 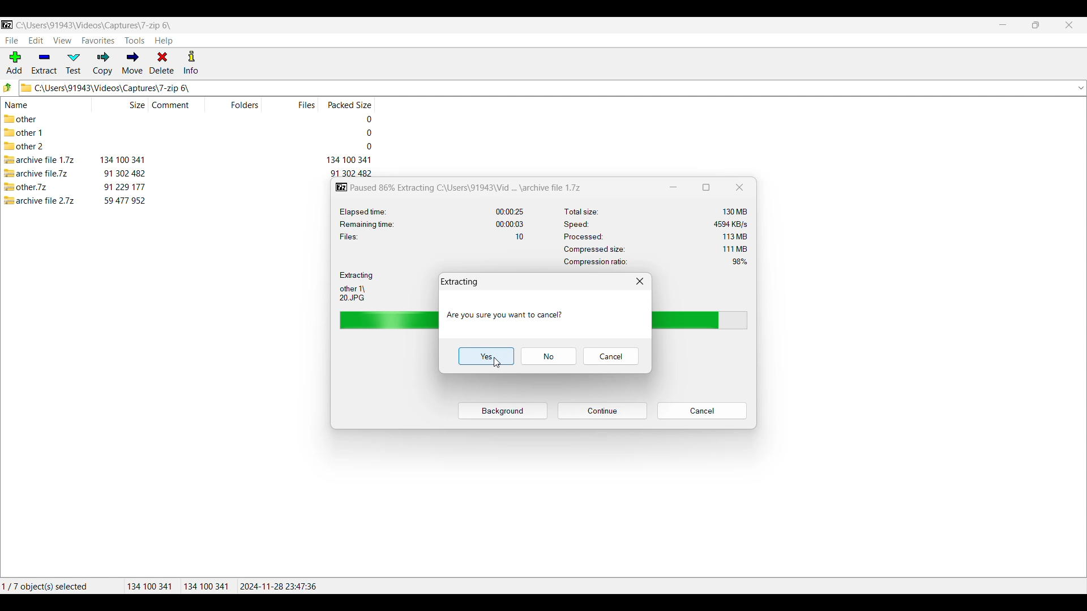 What do you see at coordinates (1080, 88) in the screenshot?
I see `dropdown` at bounding box center [1080, 88].